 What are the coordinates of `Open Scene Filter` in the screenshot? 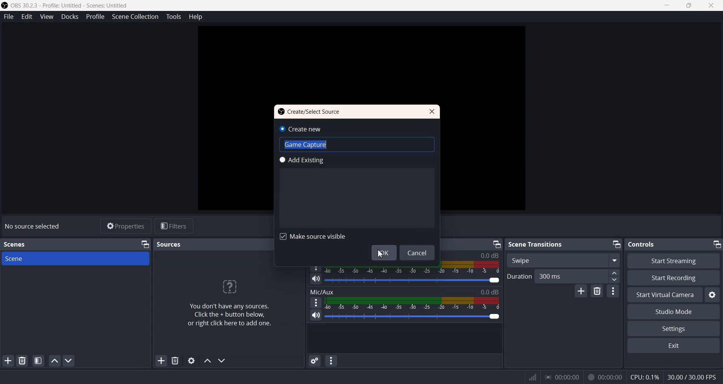 It's located at (38, 361).